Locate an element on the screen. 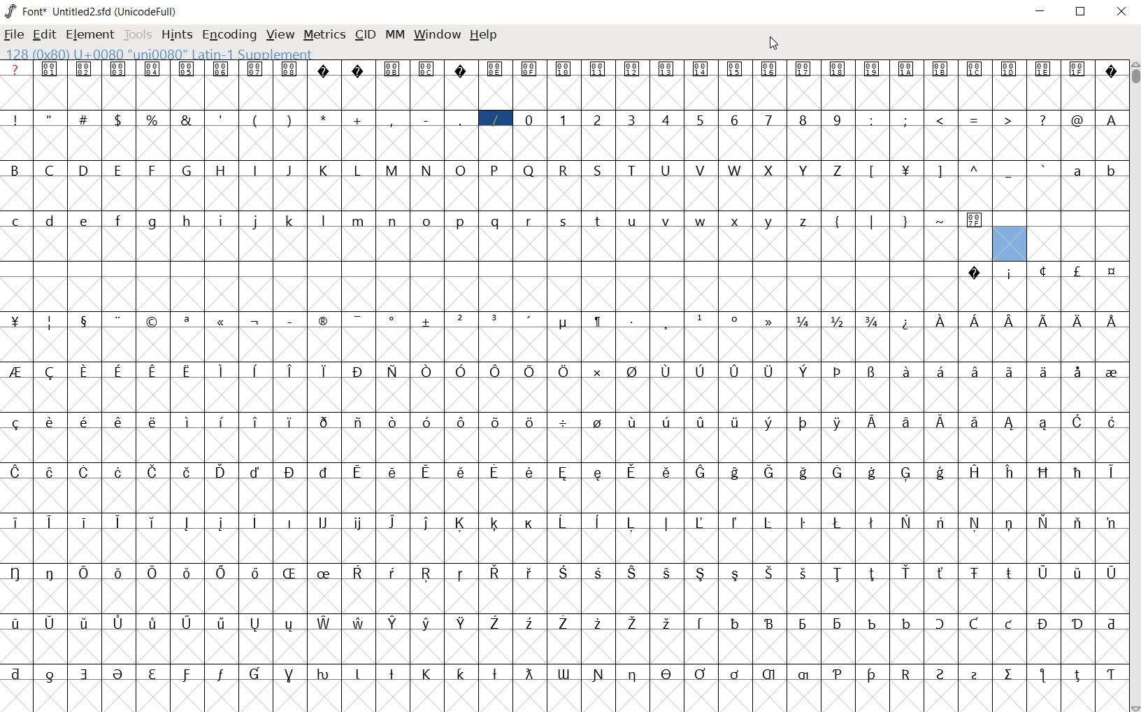  glyph is located at coordinates (803, 573).